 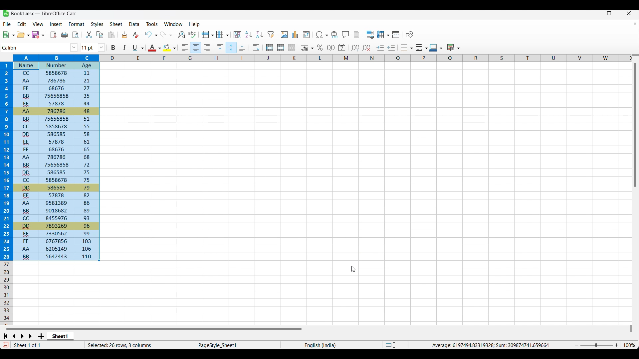 What do you see at coordinates (383, 35) in the screenshot?
I see `Freeze rows and columns` at bounding box center [383, 35].